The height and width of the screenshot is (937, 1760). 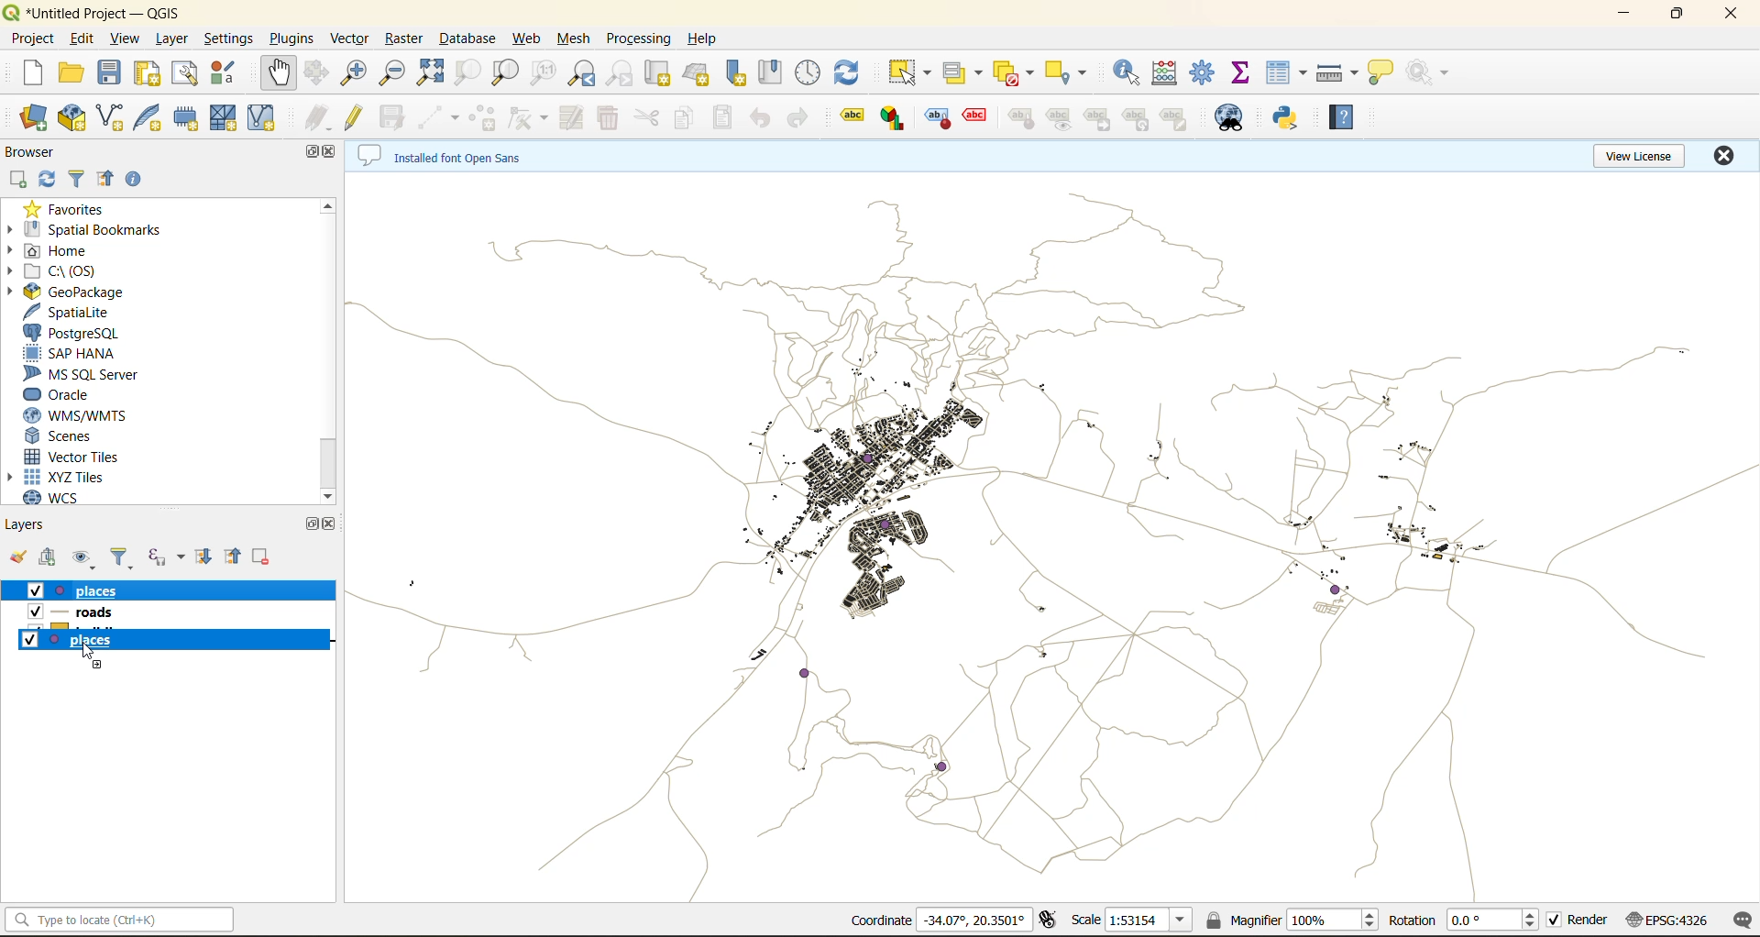 What do you see at coordinates (1170, 72) in the screenshot?
I see `open calculator` at bounding box center [1170, 72].